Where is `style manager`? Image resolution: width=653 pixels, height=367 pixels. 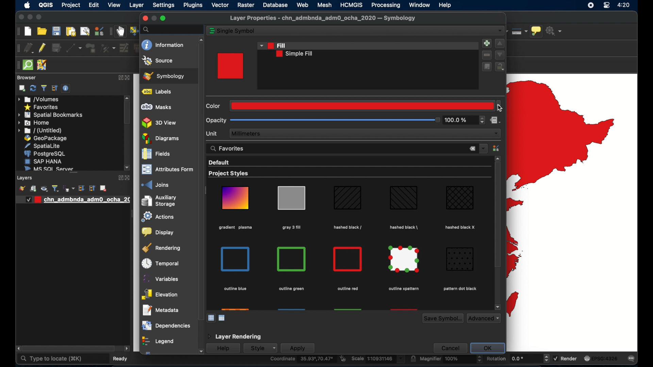 style manager is located at coordinates (497, 148).